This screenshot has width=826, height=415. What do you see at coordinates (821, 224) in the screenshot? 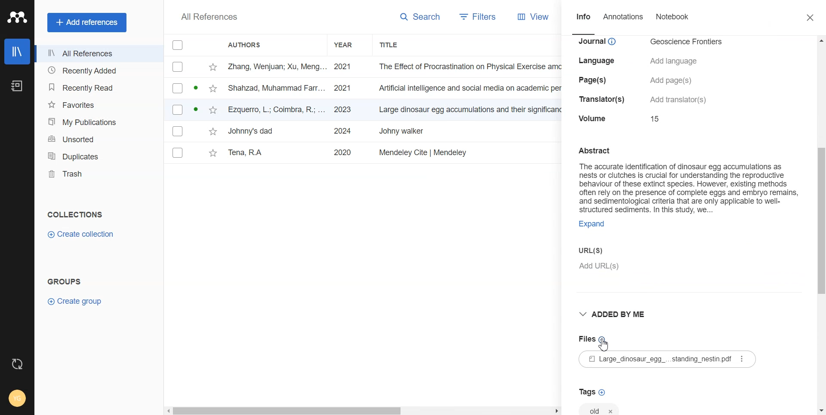
I see `Vertical scroll bar` at bounding box center [821, 224].